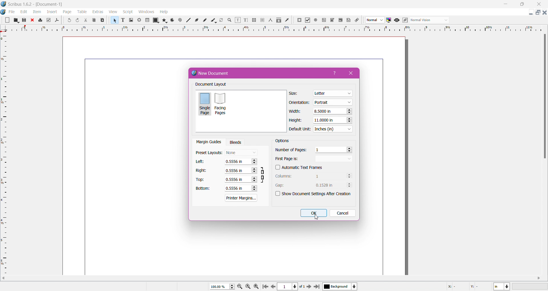 Image resolution: width=548 pixels, height=291 pixels. Describe the element at coordinates (26, 20) in the screenshot. I see `save` at that location.